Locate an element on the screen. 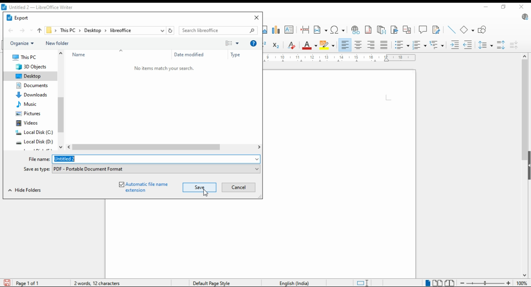  increase paragraph spacing is located at coordinates (501, 44).